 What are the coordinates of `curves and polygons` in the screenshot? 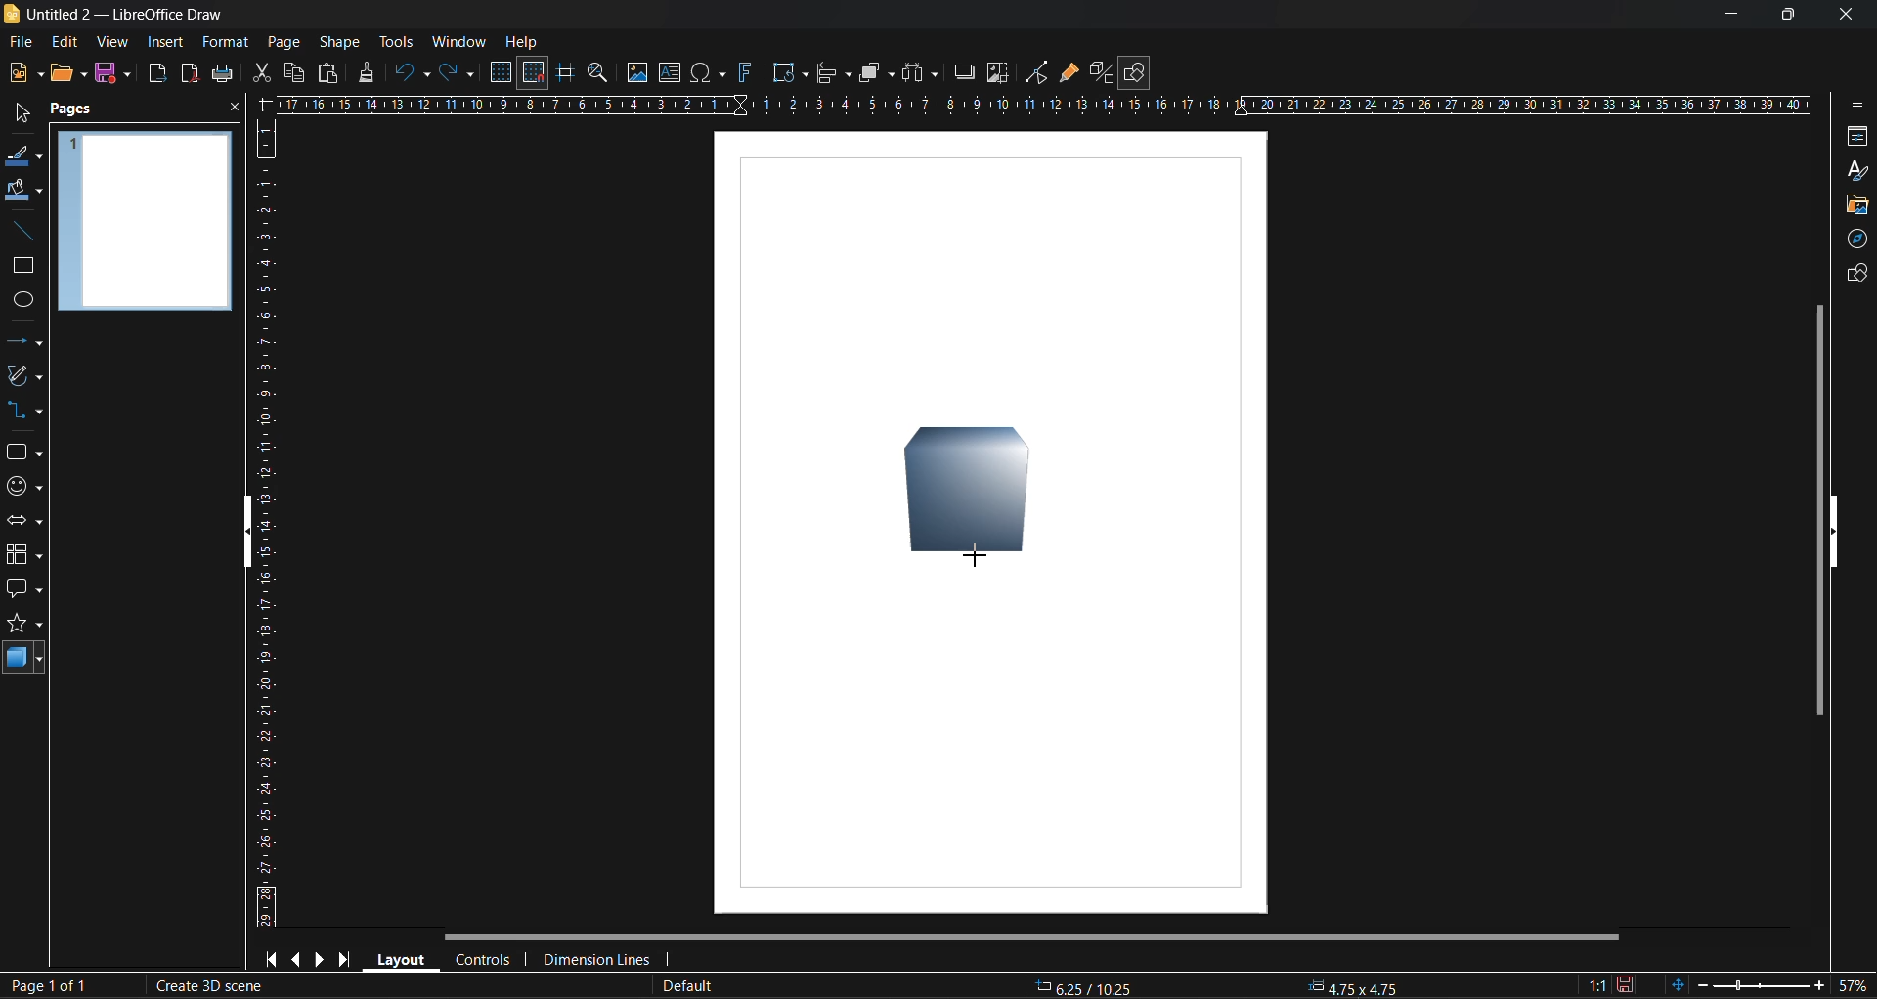 It's located at (22, 377).